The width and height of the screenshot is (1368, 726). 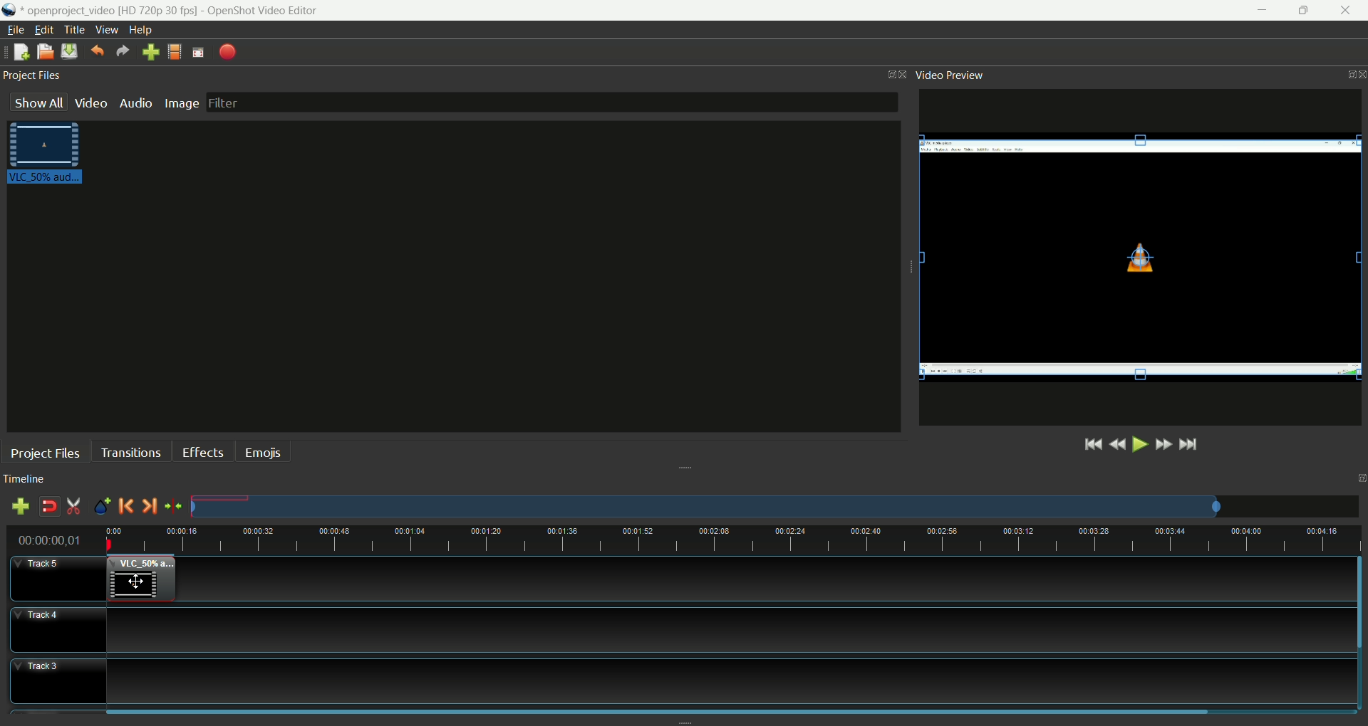 I want to click on jump to end, so click(x=1191, y=445).